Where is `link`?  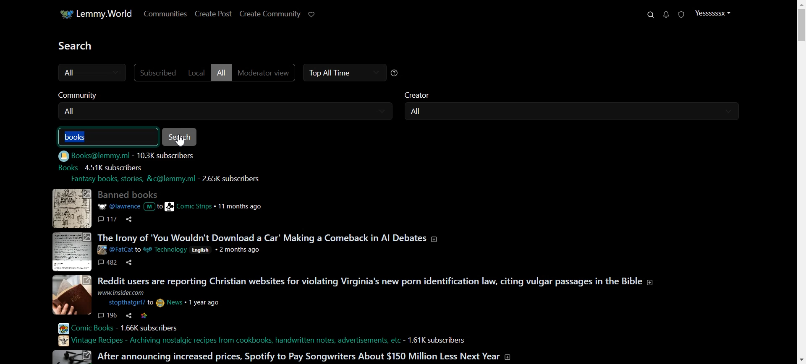 link is located at coordinates (145, 316).